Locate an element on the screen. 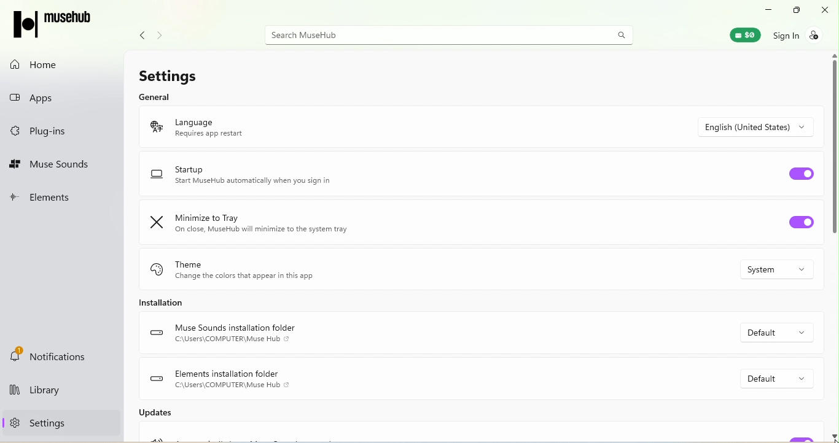 This screenshot has height=443, width=839. Toggle button is located at coordinates (800, 222).